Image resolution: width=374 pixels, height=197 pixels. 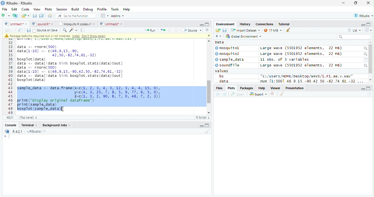 I want to click on Debug, so click(x=88, y=9).